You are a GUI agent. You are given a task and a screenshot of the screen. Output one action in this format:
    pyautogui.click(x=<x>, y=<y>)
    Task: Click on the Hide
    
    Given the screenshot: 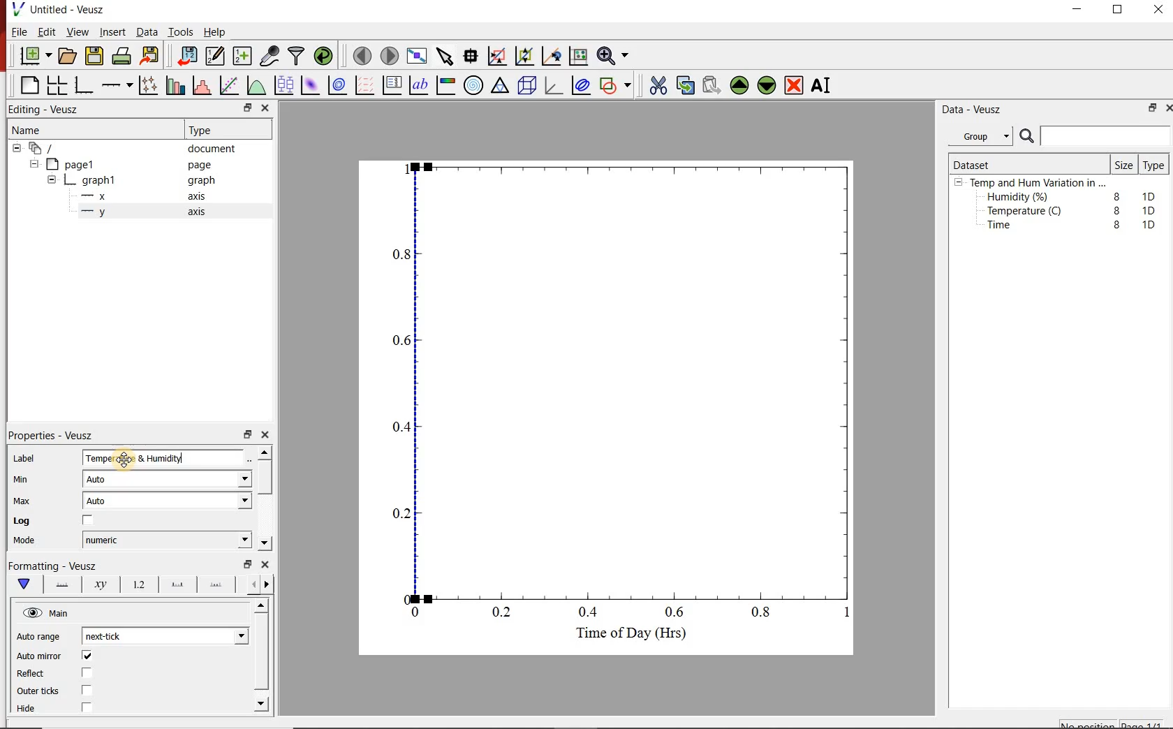 What is the action you would take?
    pyautogui.click(x=73, y=707)
    